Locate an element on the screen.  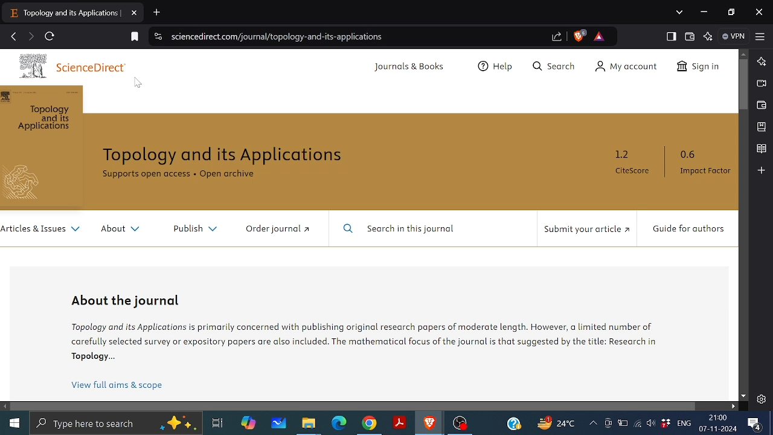
VPN is located at coordinates (733, 36).